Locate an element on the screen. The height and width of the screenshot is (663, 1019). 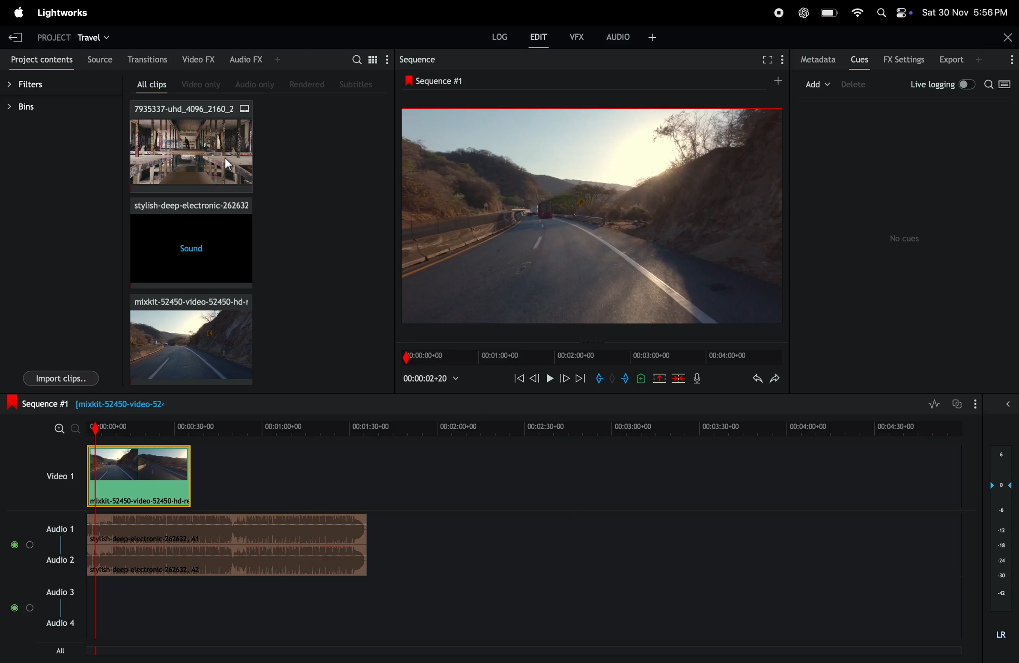
redo is located at coordinates (775, 379).